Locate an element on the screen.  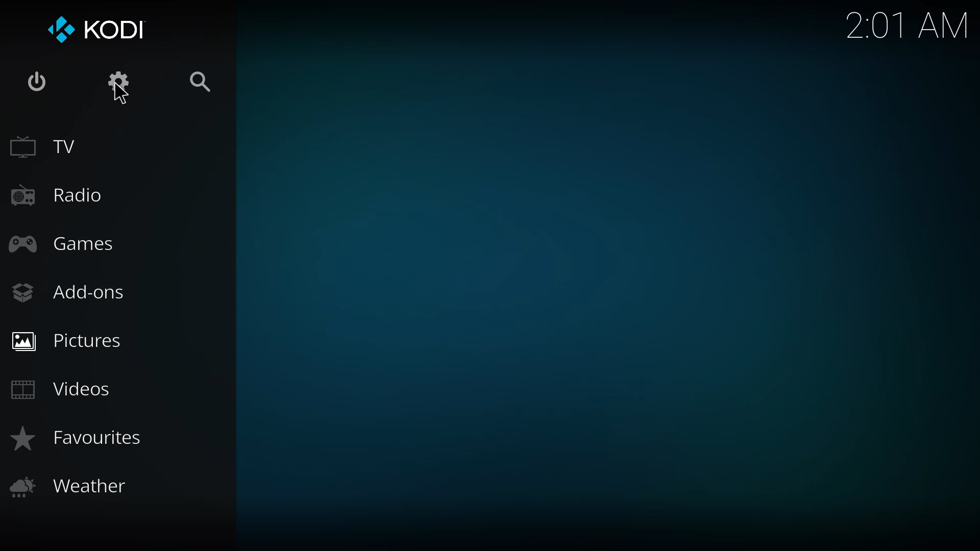
games is located at coordinates (63, 245).